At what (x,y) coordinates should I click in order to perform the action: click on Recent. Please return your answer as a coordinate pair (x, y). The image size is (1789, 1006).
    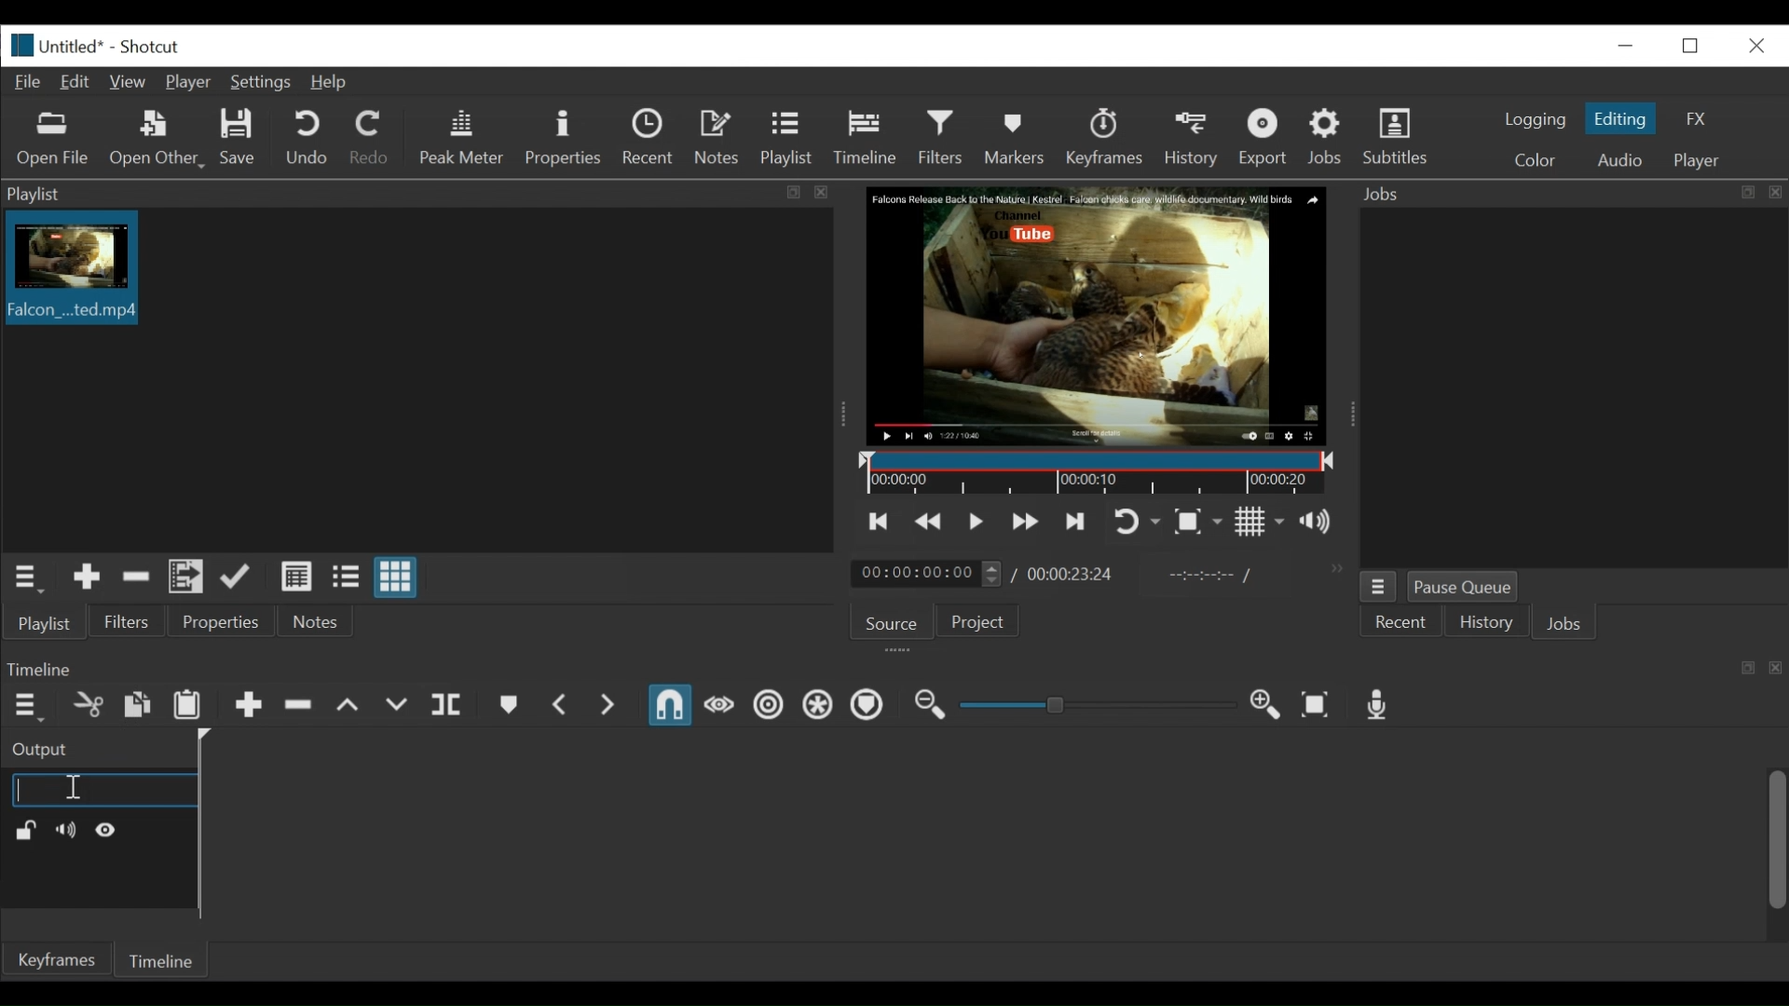
    Looking at the image, I should click on (649, 139).